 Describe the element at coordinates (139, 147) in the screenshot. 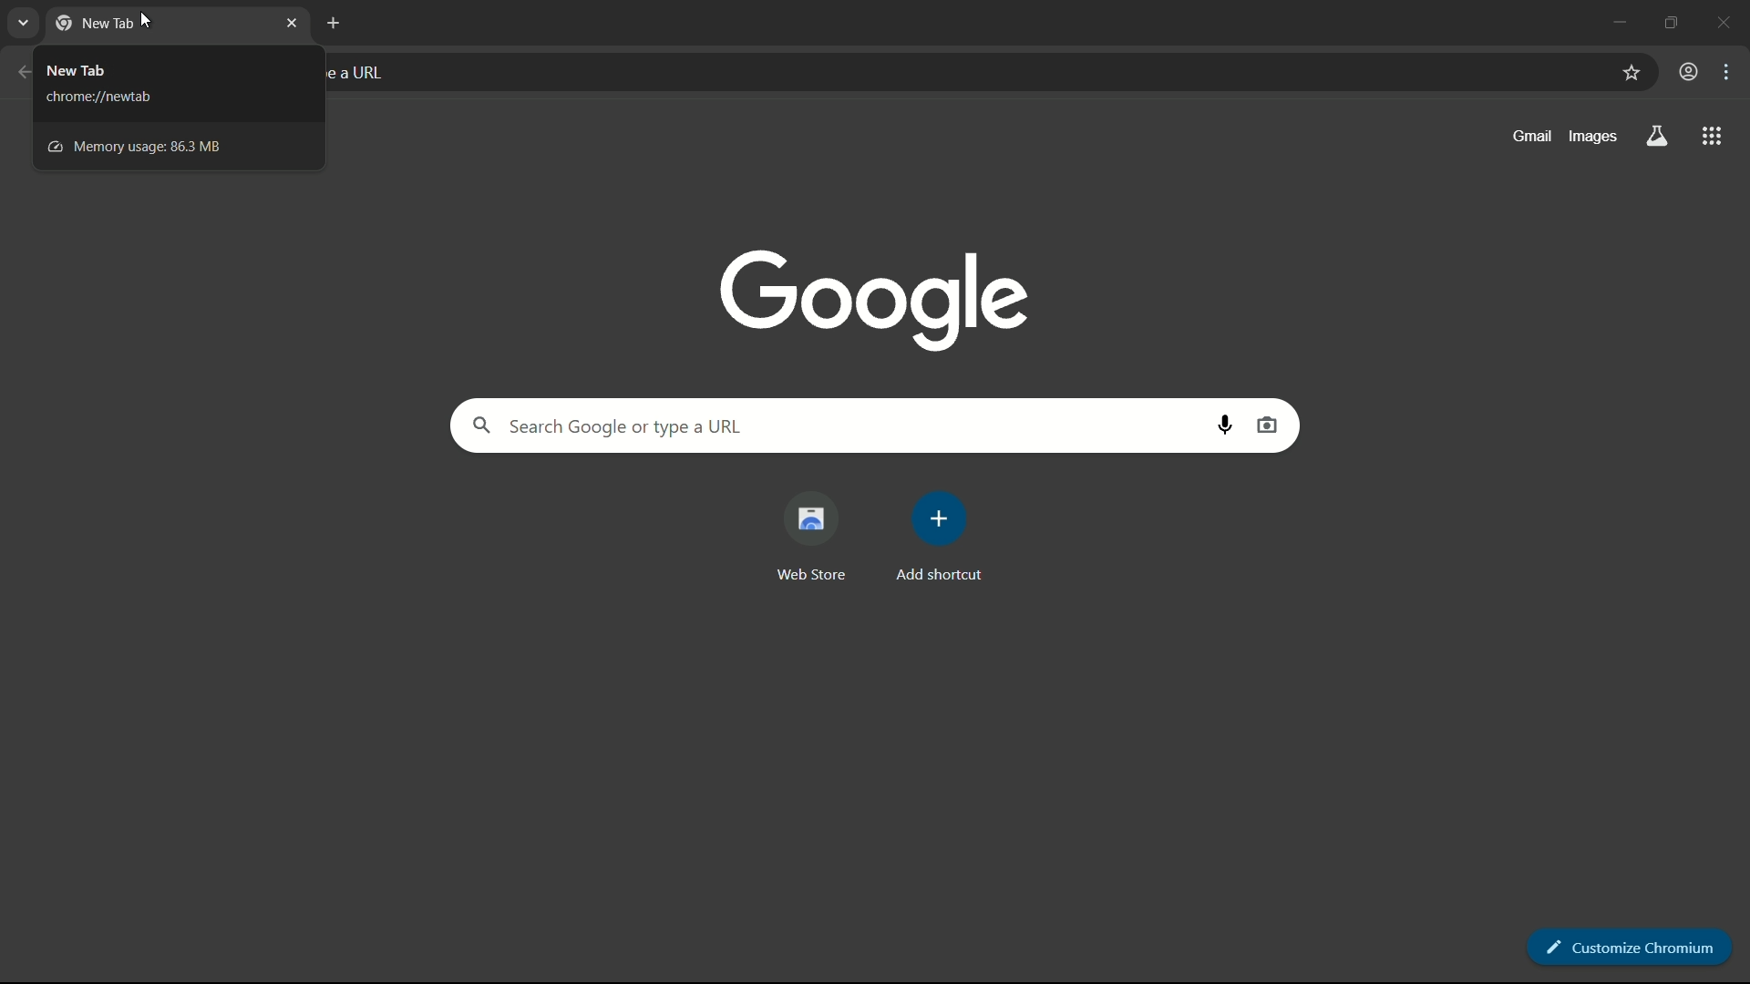

I see `Memory usage: 86.3 MB` at that location.